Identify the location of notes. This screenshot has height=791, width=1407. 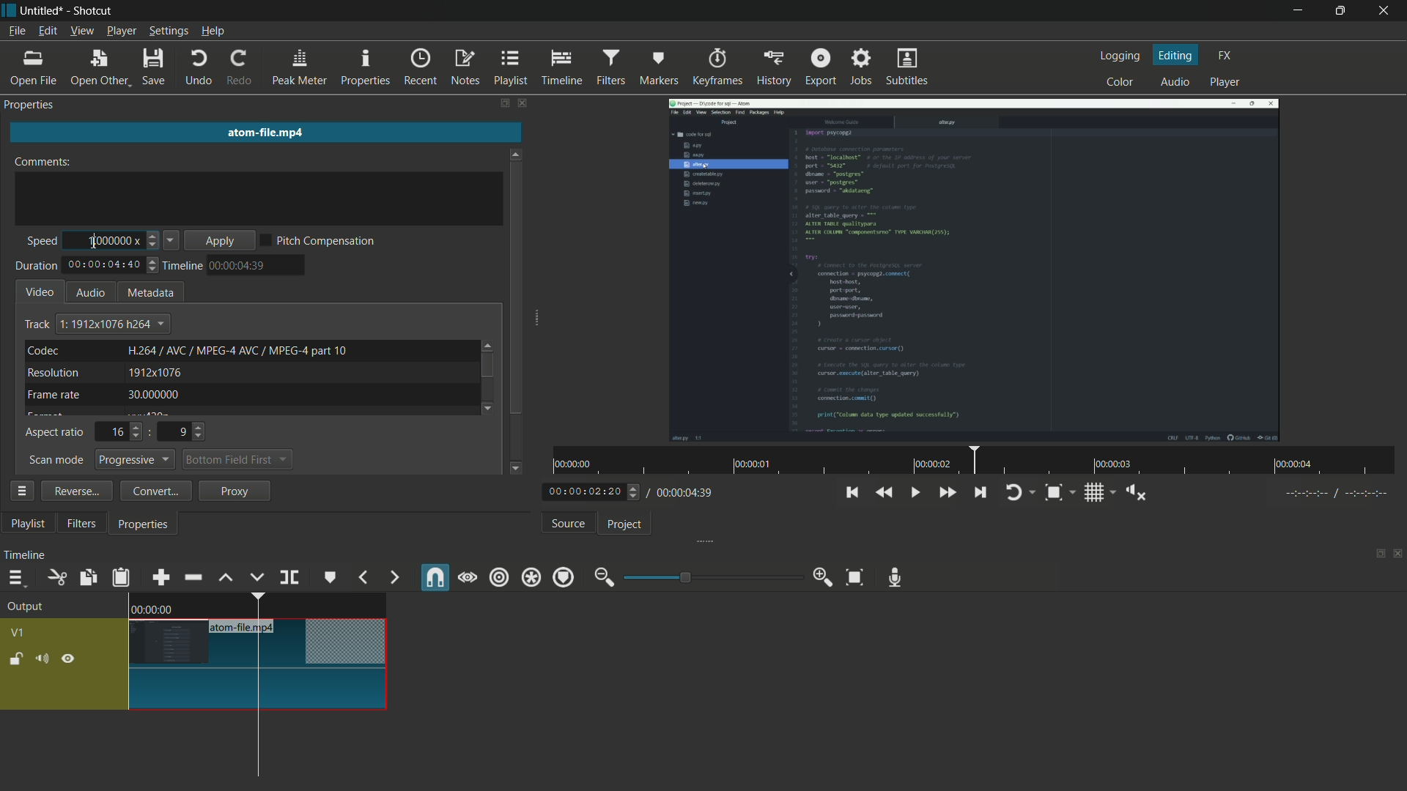
(464, 69).